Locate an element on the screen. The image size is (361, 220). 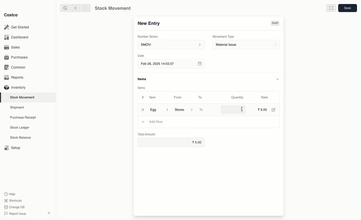
cursor is located at coordinates (241, 109).